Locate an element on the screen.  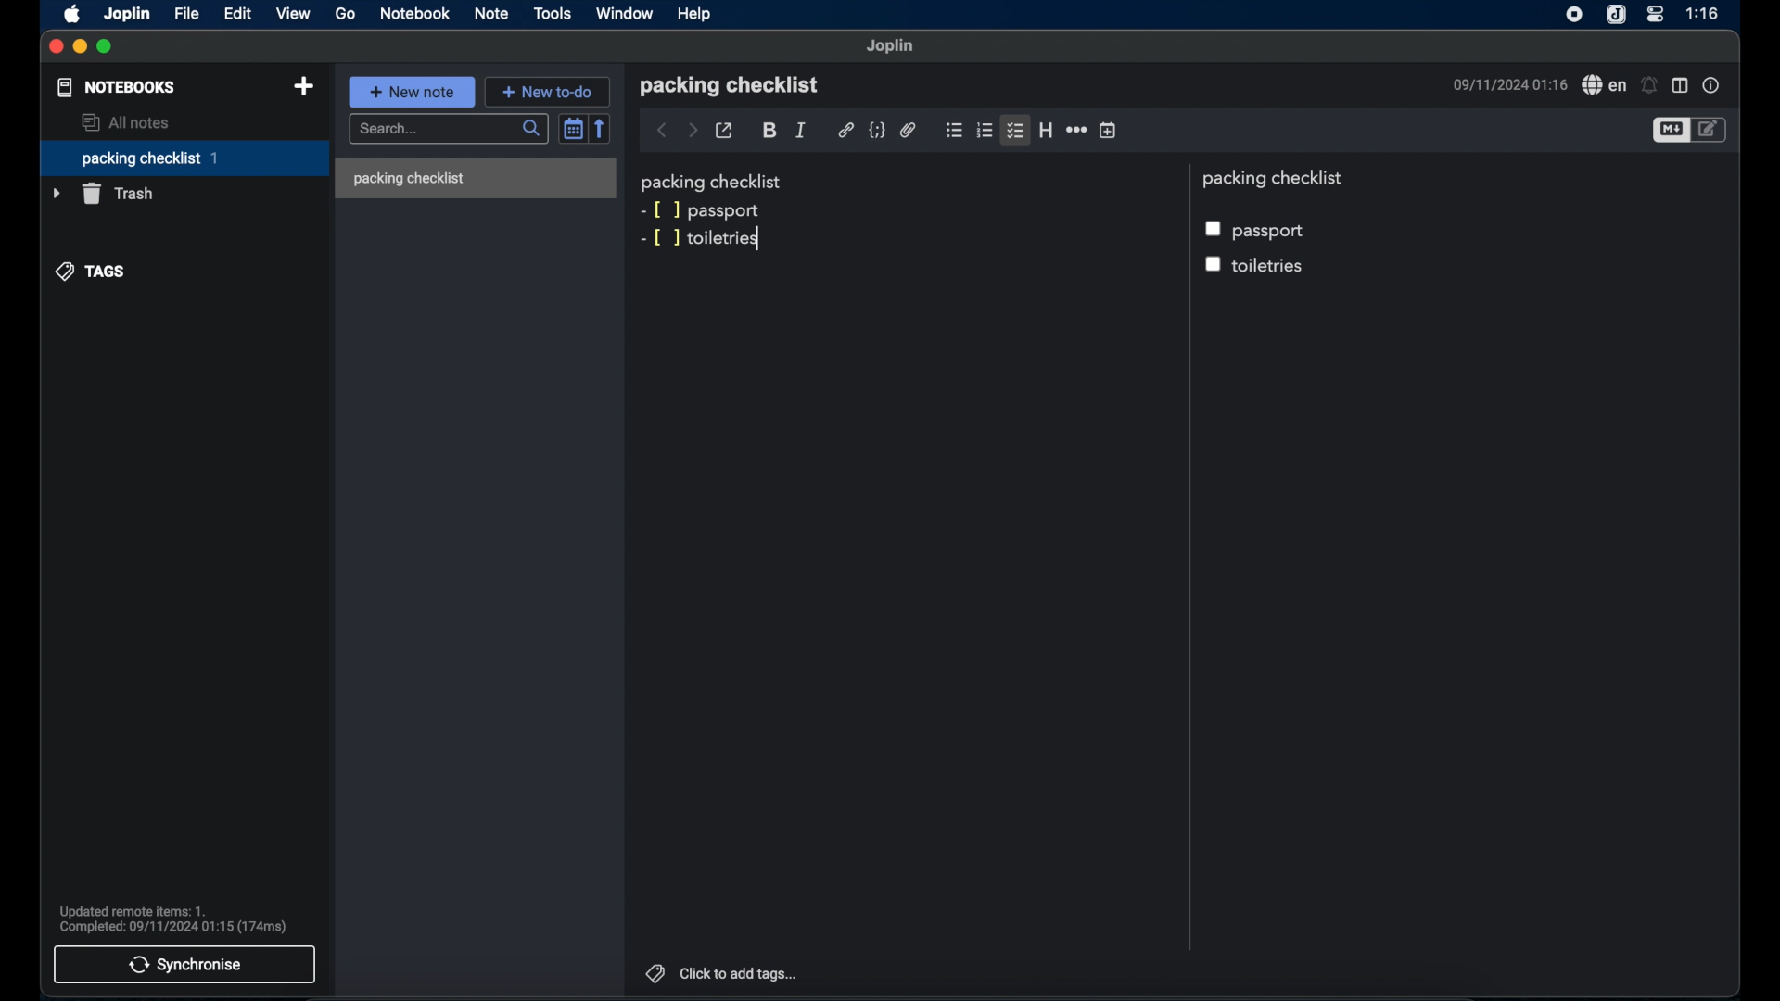
divider is located at coordinates (1188, 557).